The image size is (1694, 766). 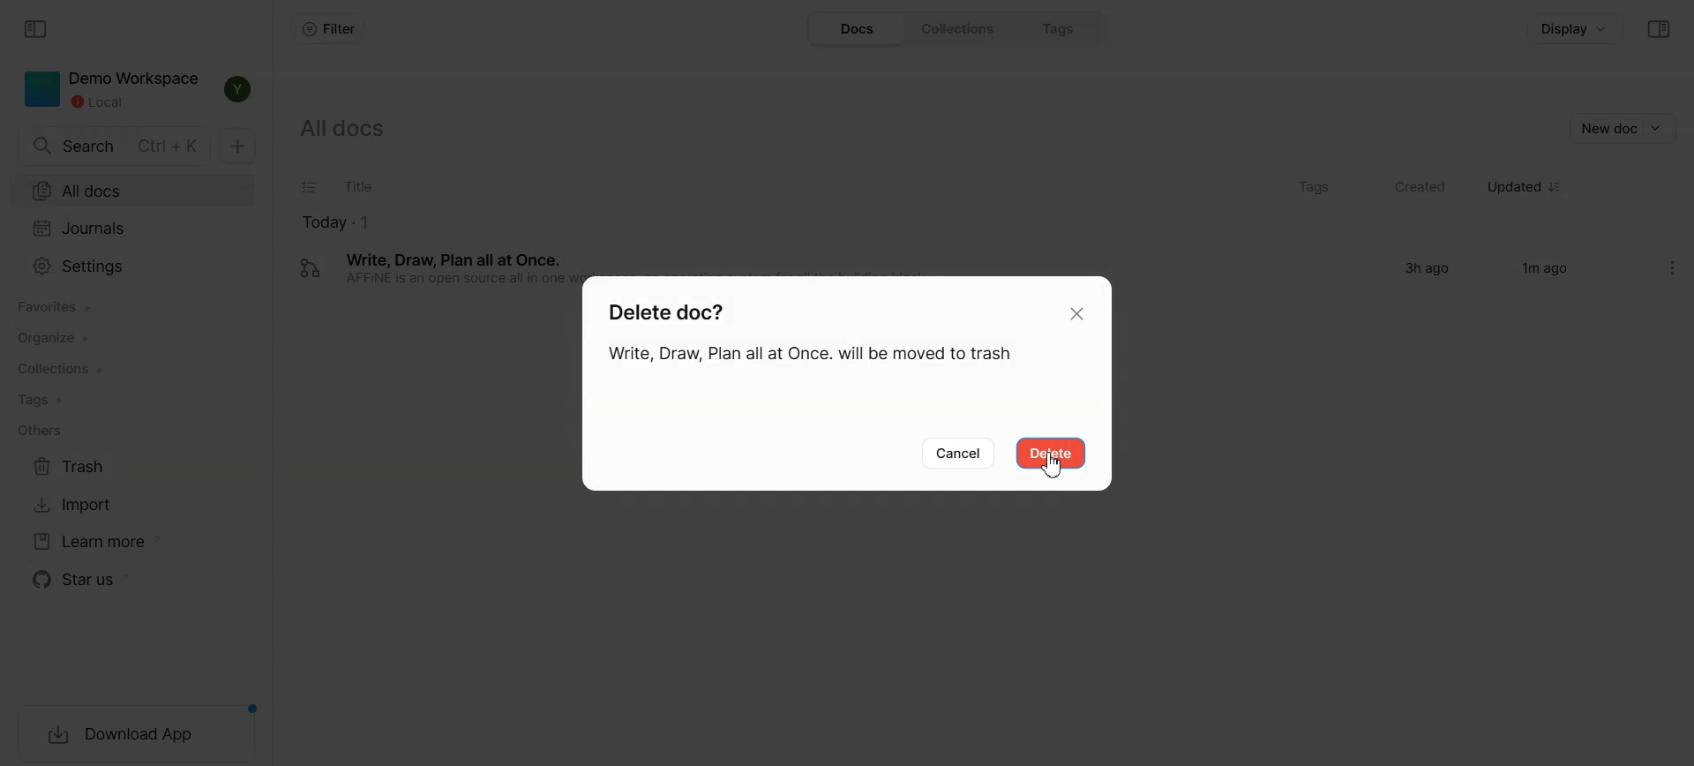 What do you see at coordinates (1622, 127) in the screenshot?
I see `New doc` at bounding box center [1622, 127].